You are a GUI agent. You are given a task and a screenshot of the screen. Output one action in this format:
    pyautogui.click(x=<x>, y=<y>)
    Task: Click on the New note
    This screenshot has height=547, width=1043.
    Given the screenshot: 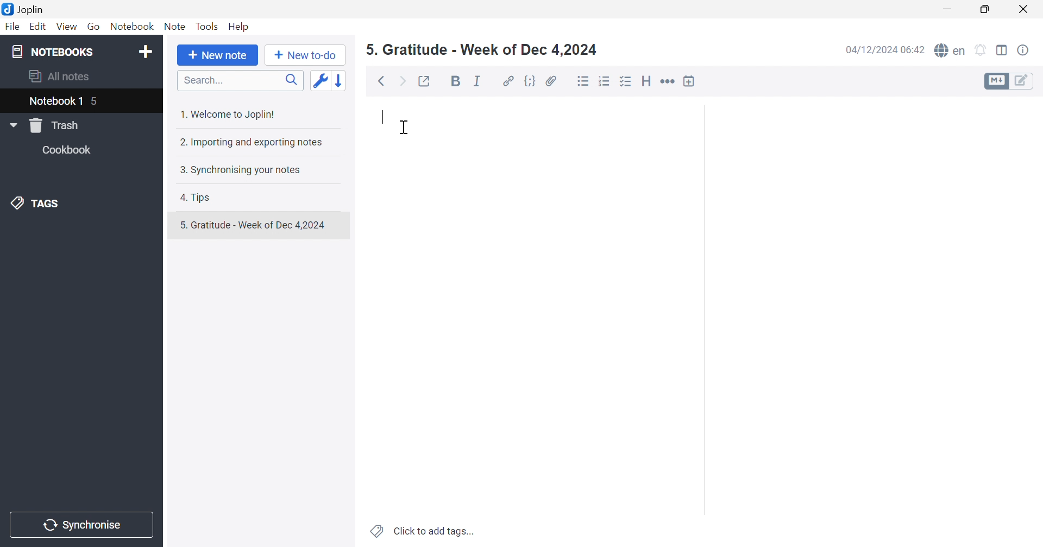 What is the action you would take?
    pyautogui.click(x=218, y=55)
    